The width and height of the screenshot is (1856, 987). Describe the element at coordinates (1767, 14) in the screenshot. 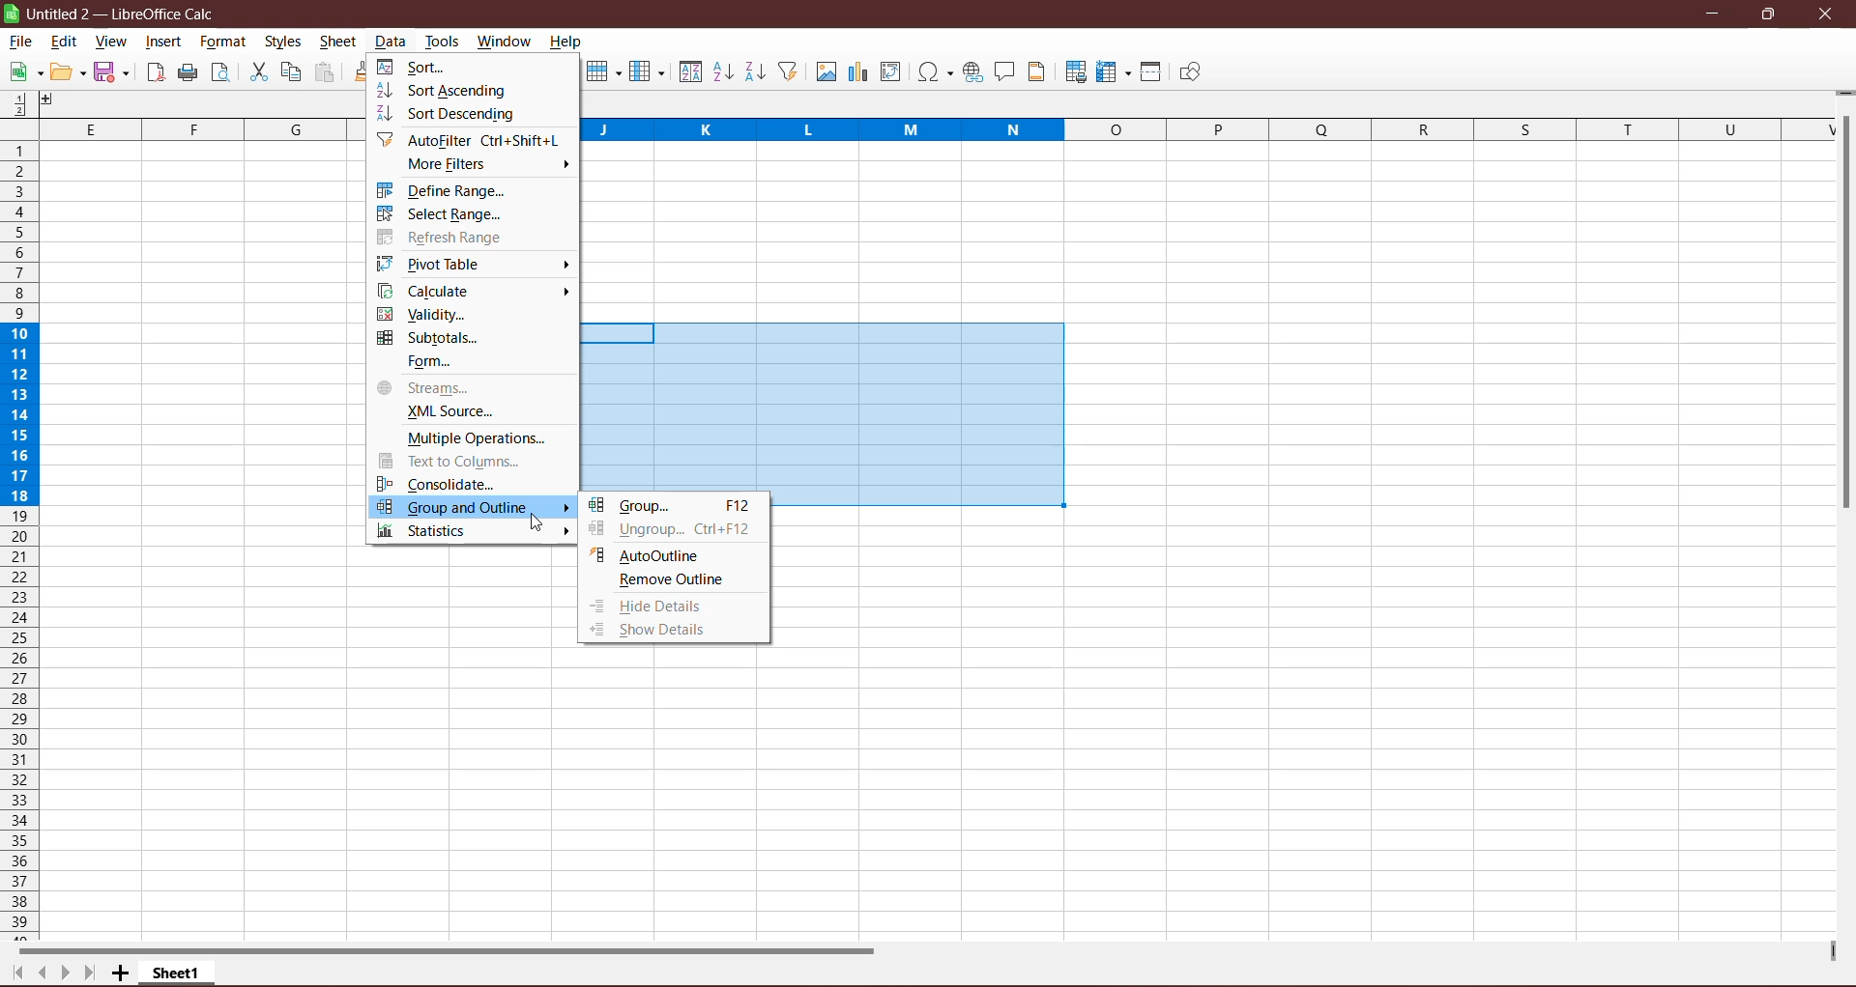

I see `Restore Down` at that location.